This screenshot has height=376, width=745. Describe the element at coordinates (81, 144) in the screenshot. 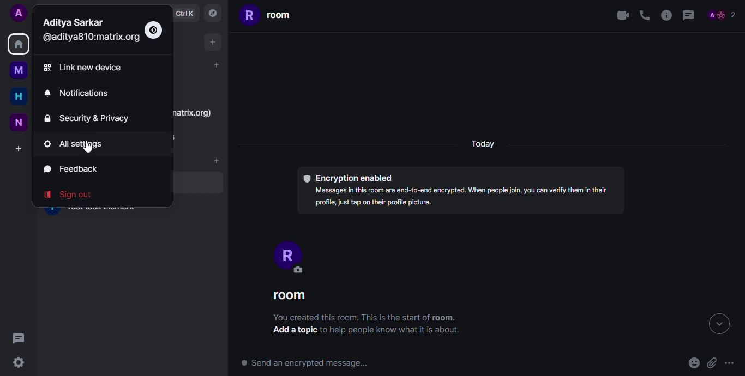

I see `all settings` at that location.